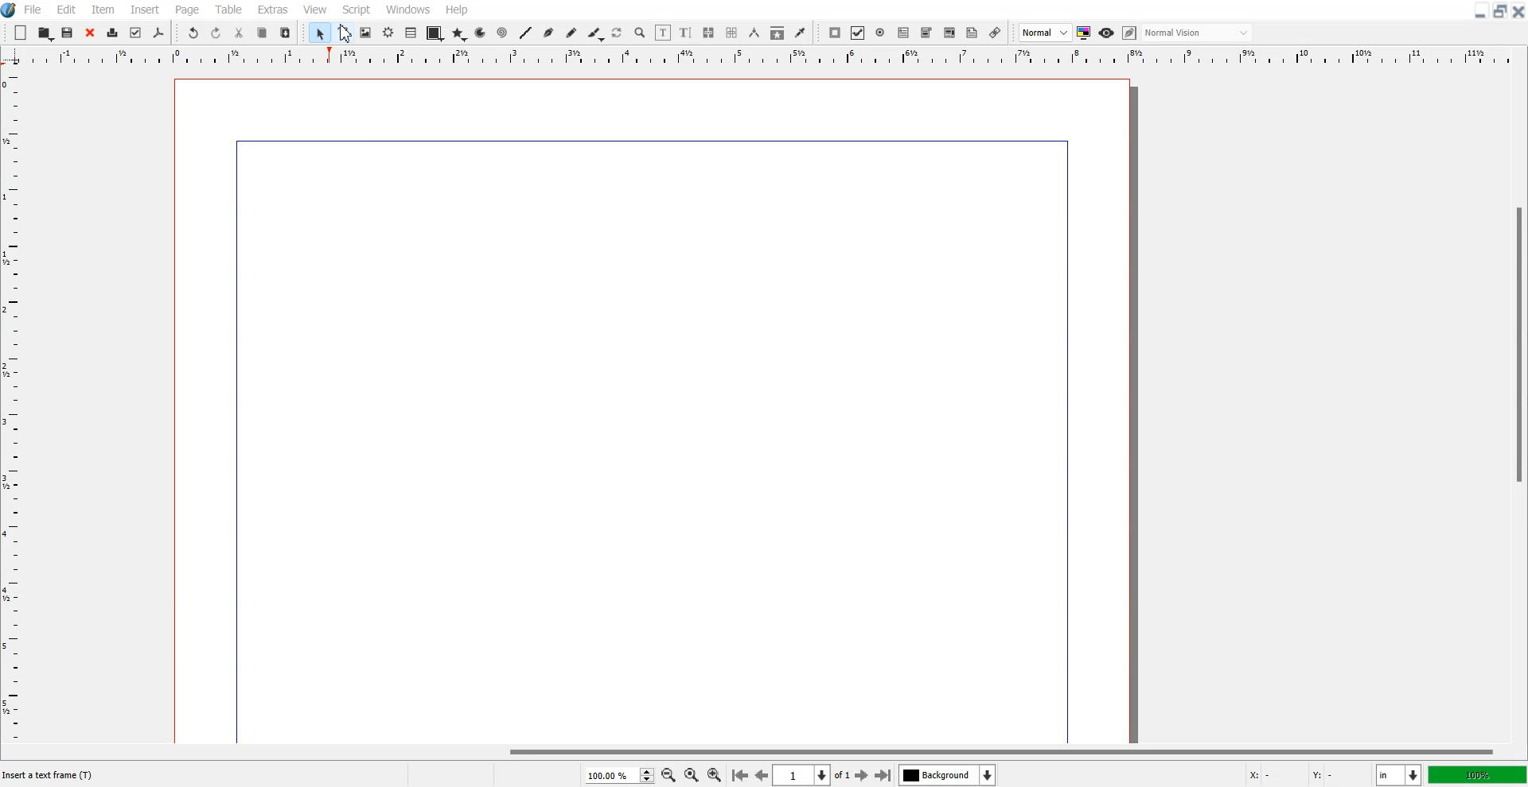  Describe the element at coordinates (435, 33) in the screenshot. I see `Shape` at that location.